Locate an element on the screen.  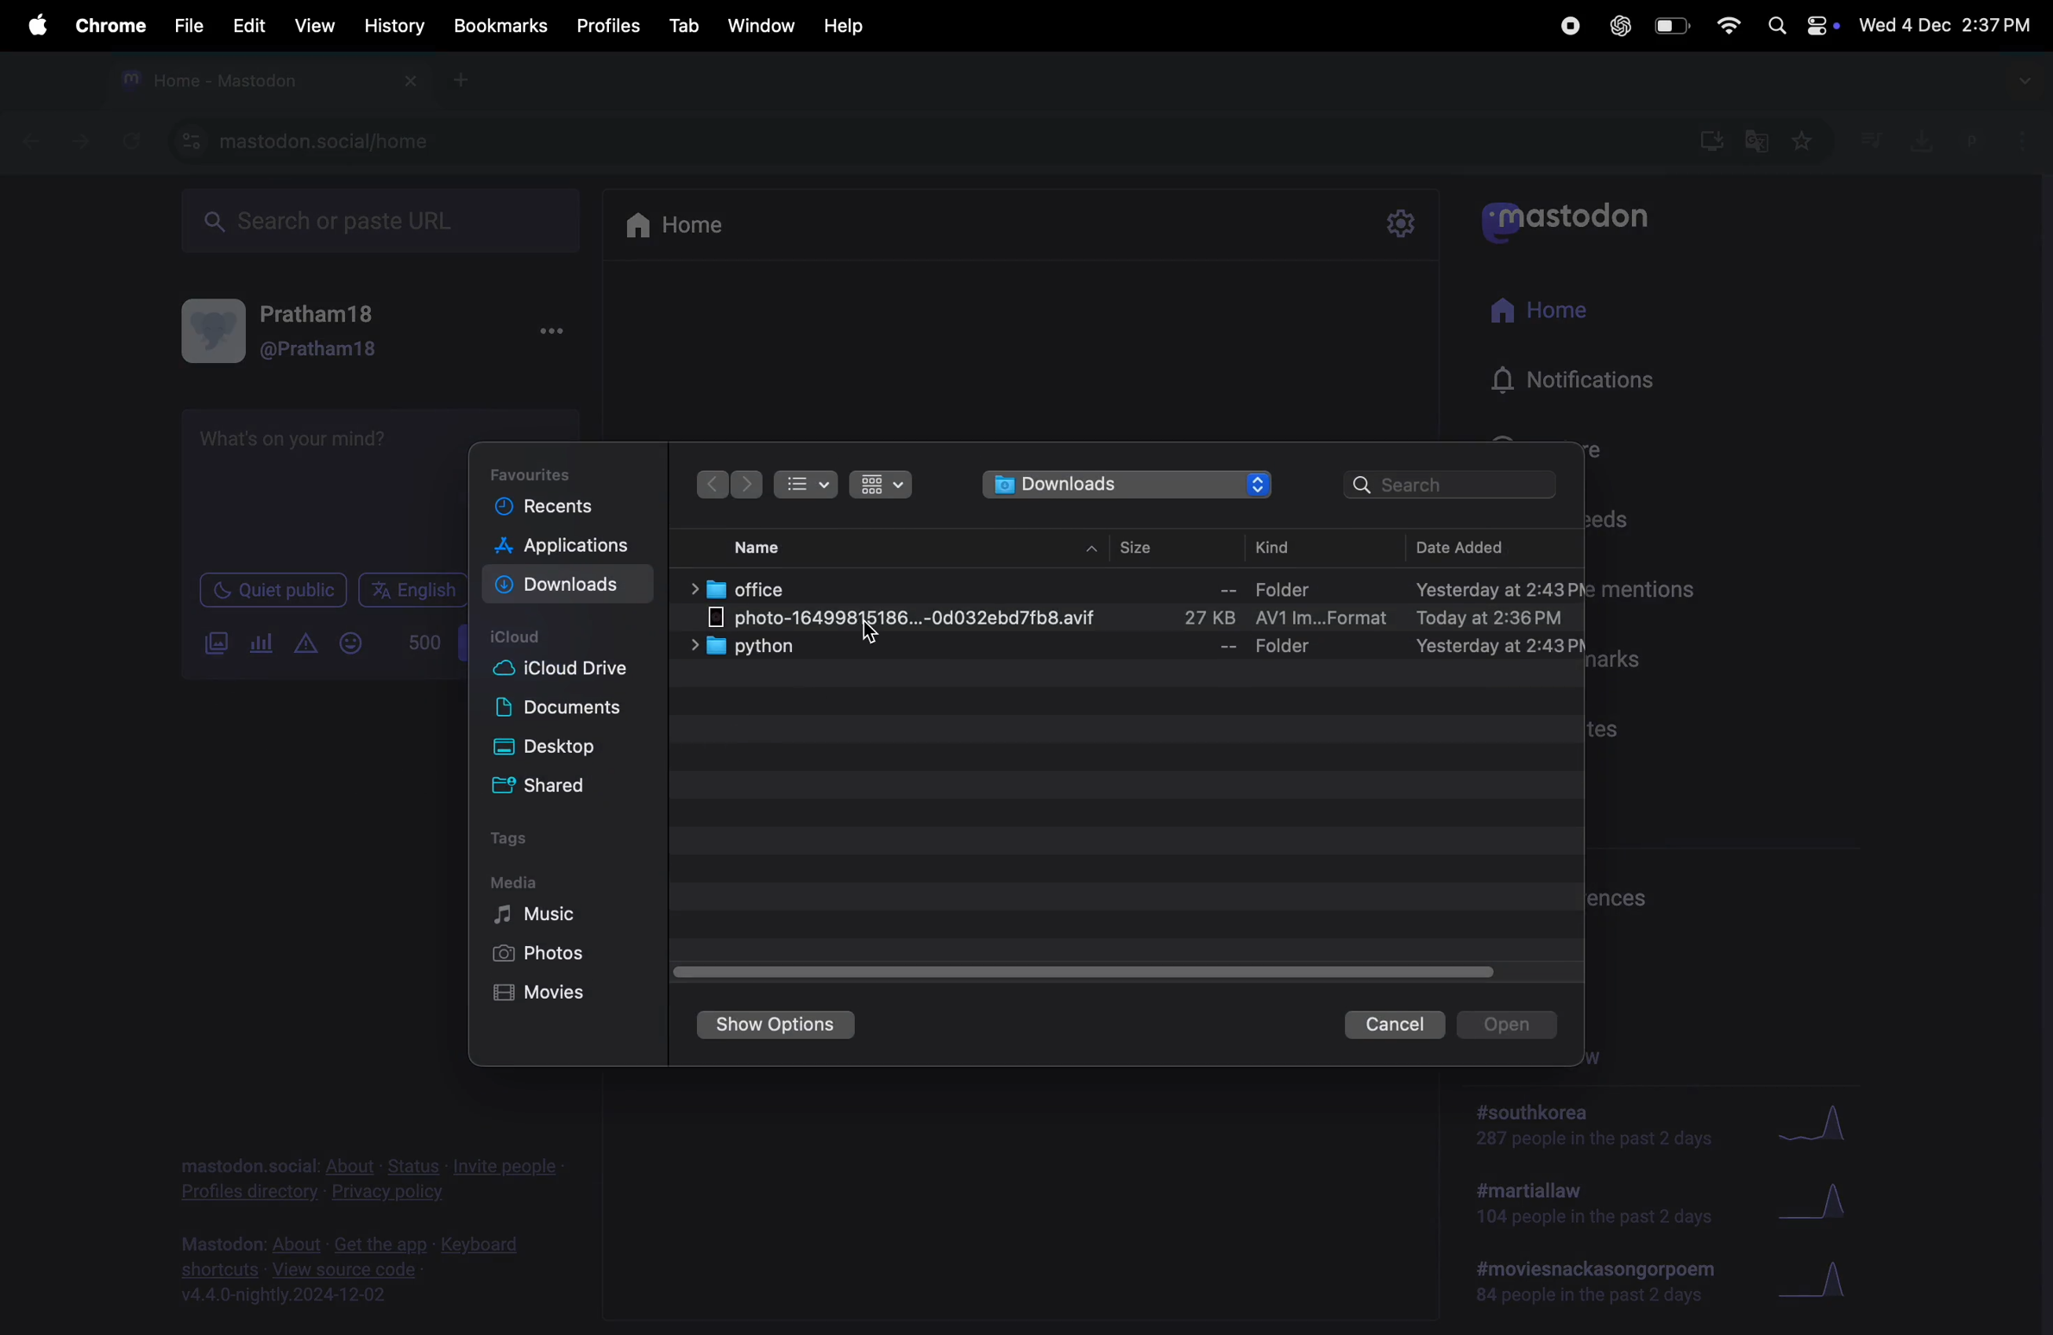
icloud is located at coordinates (521, 638).